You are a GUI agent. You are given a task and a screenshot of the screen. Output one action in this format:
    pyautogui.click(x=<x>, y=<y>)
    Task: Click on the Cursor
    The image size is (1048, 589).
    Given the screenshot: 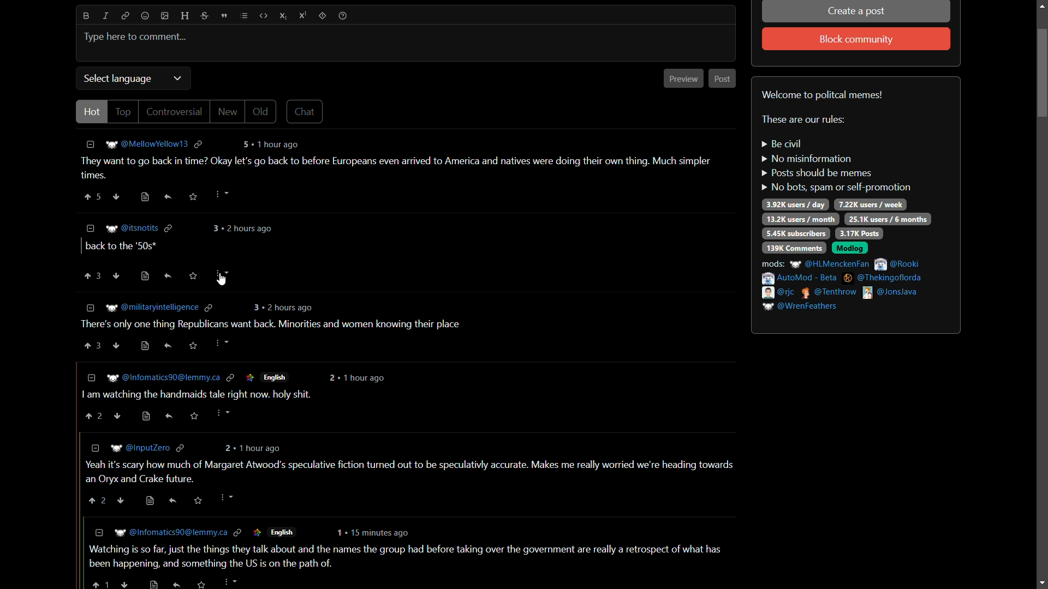 What is the action you would take?
    pyautogui.click(x=221, y=279)
    